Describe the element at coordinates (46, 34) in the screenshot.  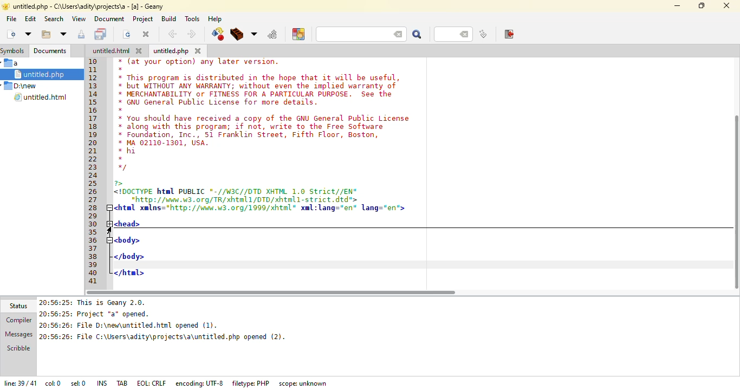
I see `open` at that location.